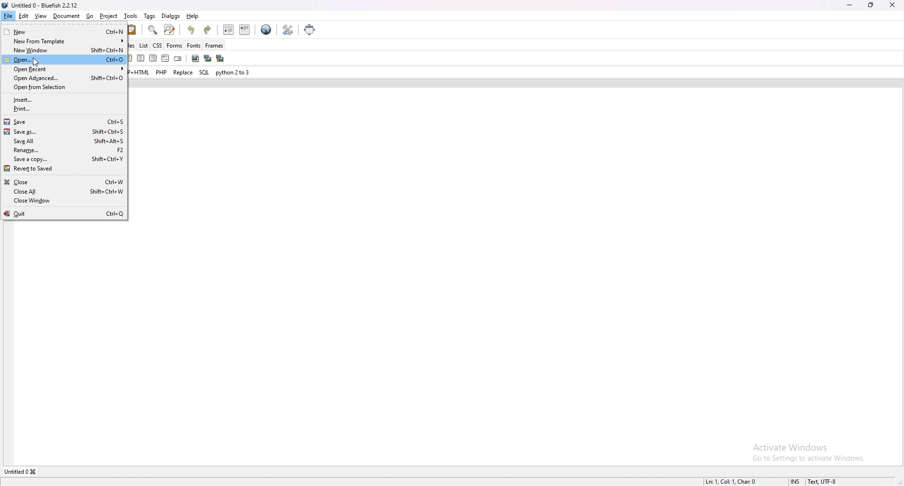 The image size is (904, 486). Describe the element at coordinates (166, 58) in the screenshot. I see `html comment` at that location.